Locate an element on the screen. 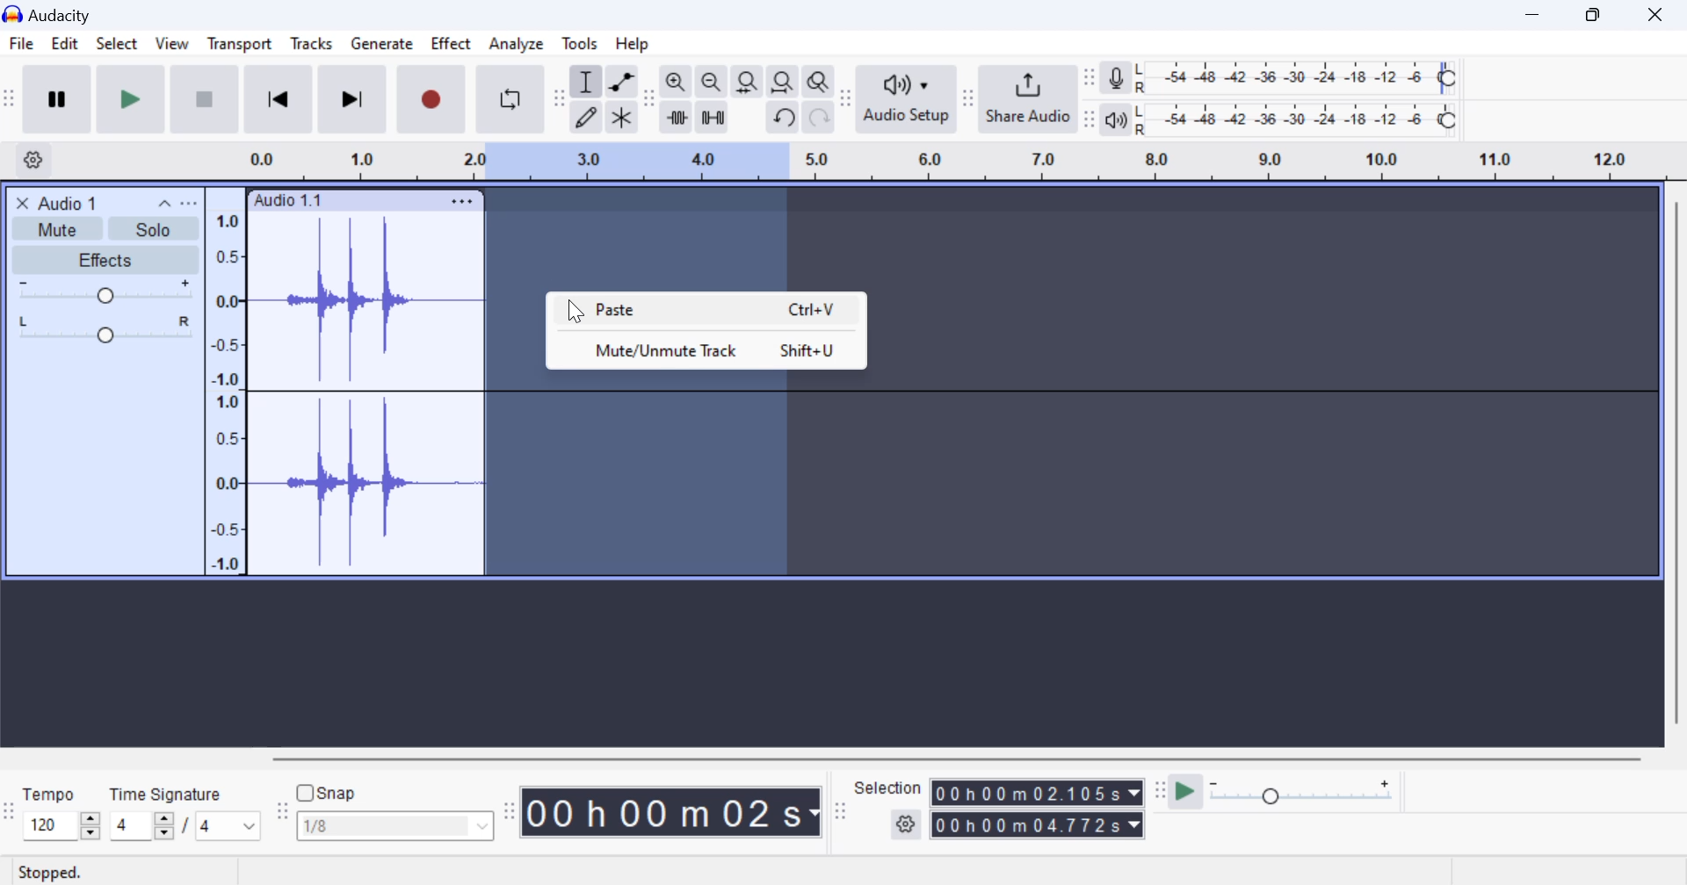 The width and height of the screenshot is (1687, 885). Pause is located at coordinates (56, 99).